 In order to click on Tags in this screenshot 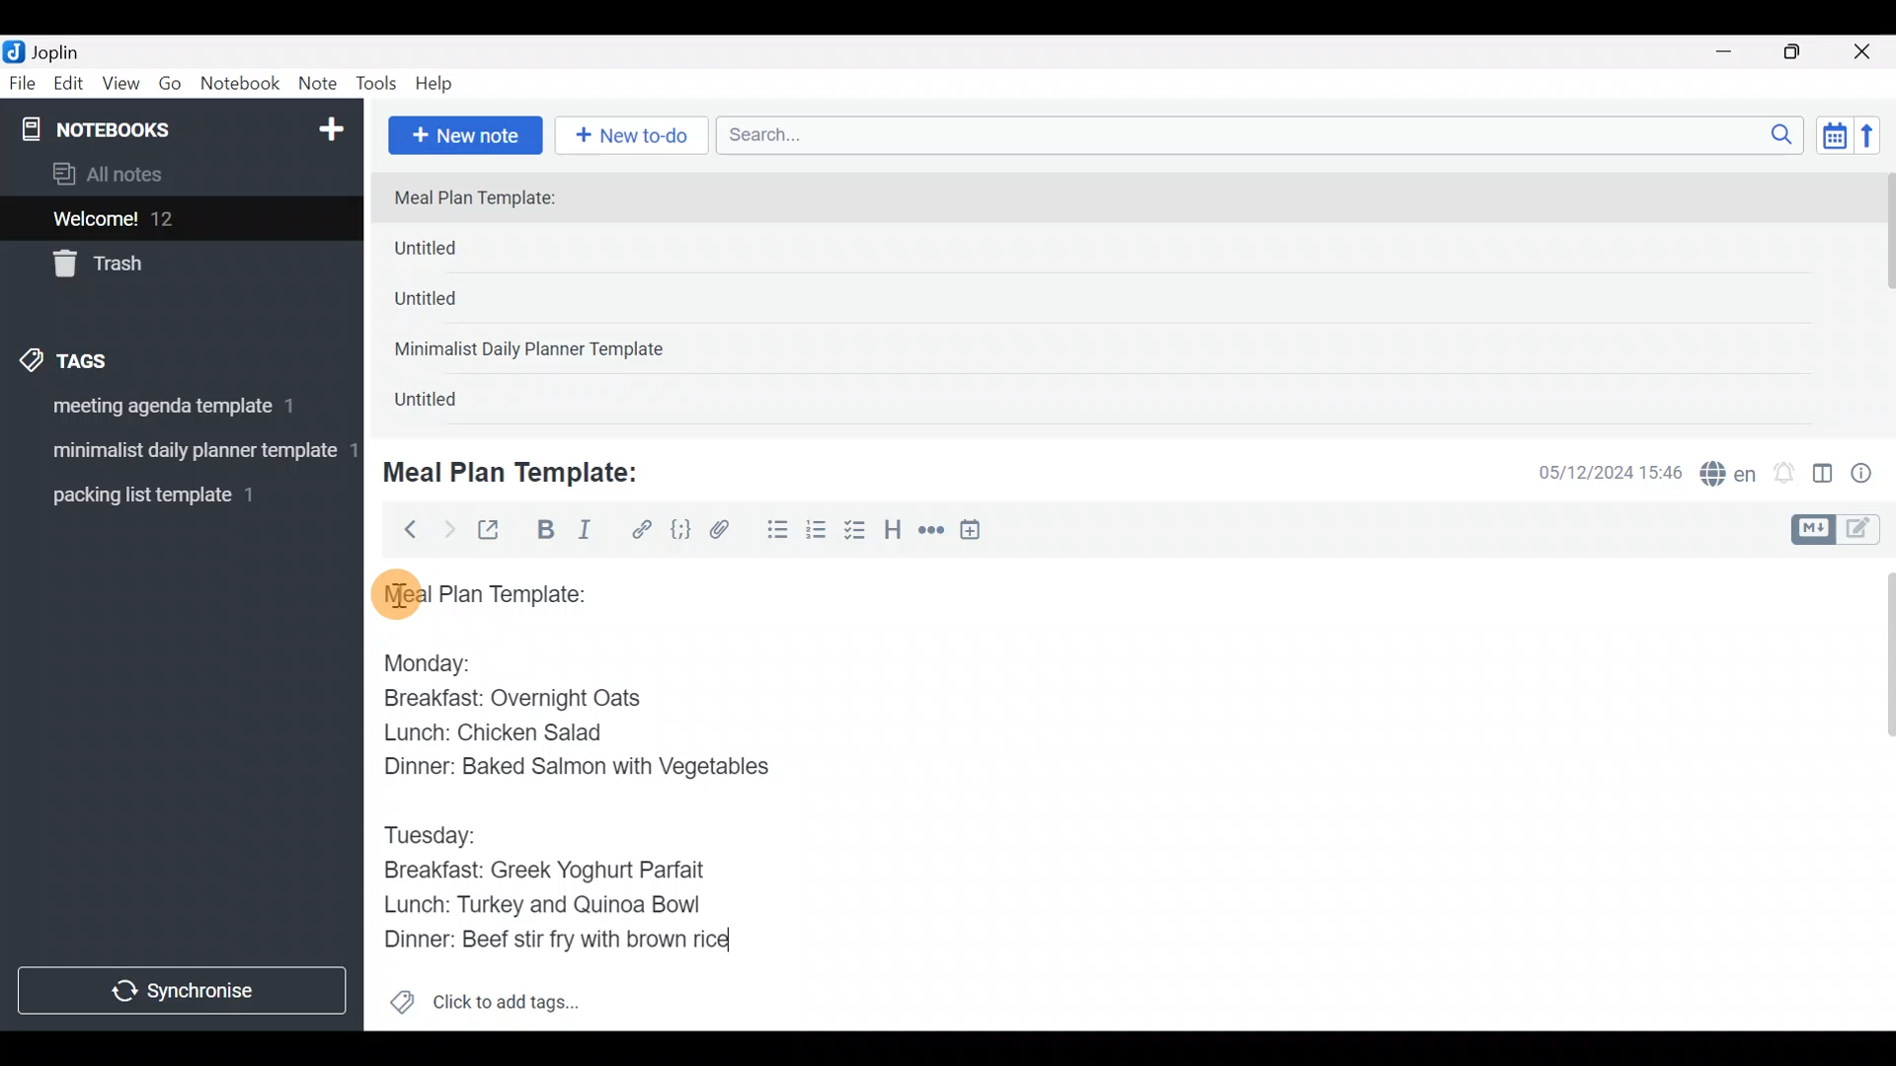, I will do `click(111, 357)`.